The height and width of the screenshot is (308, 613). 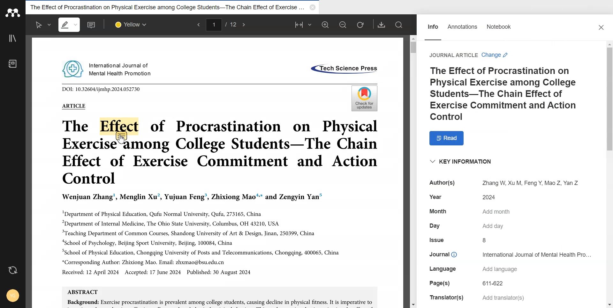 I want to click on Annotations, so click(x=462, y=28).